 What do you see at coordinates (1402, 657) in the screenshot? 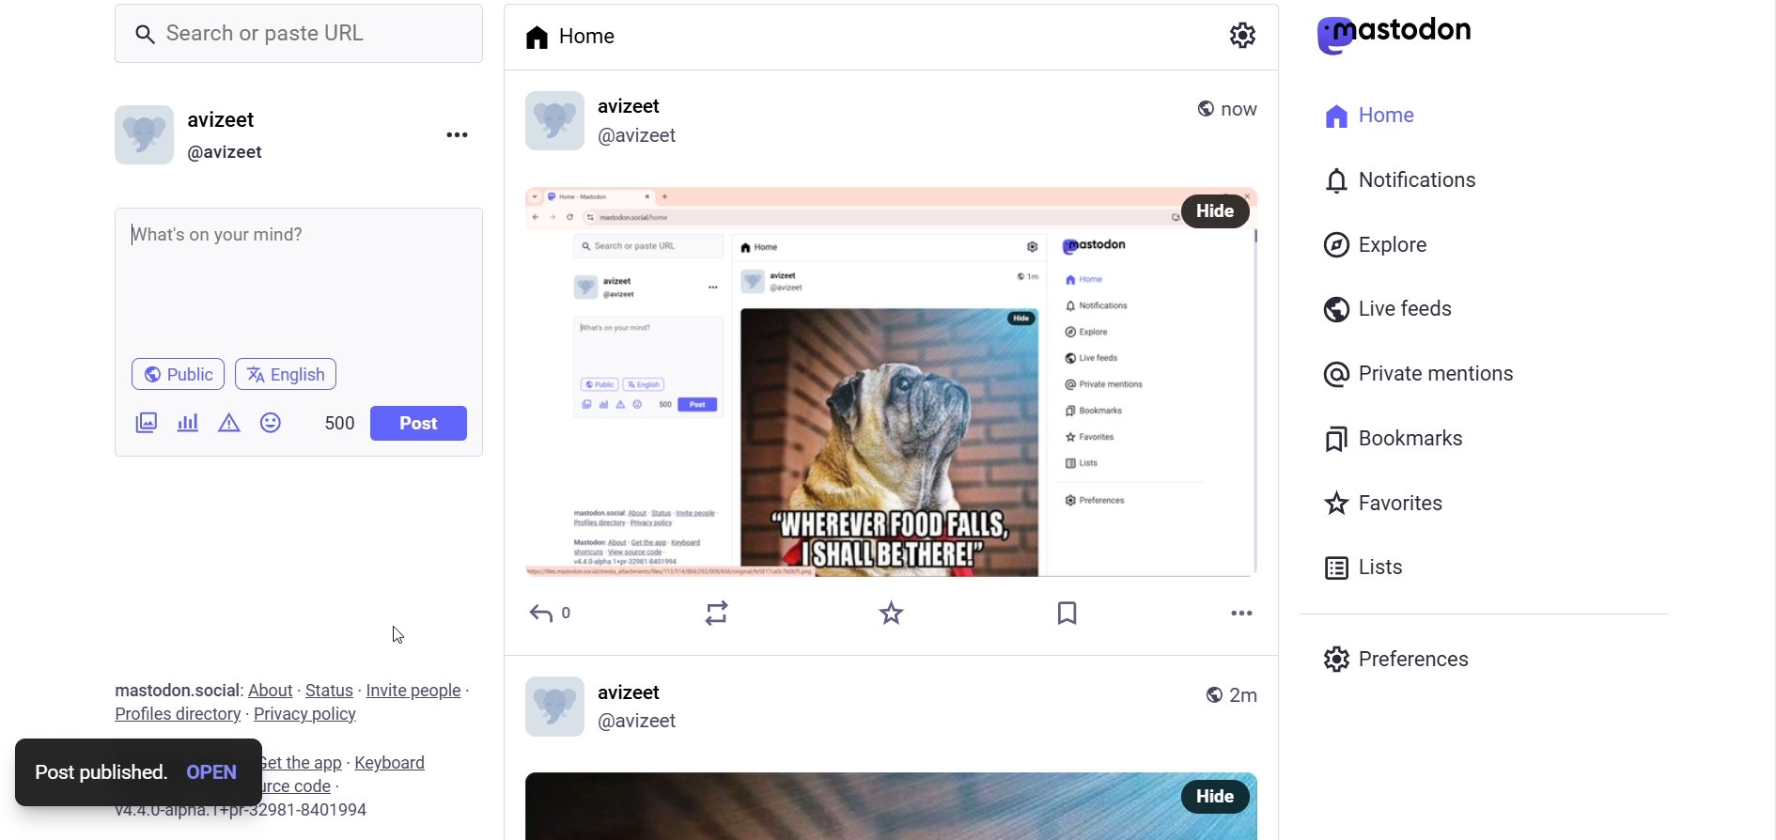
I see `preferences` at bounding box center [1402, 657].